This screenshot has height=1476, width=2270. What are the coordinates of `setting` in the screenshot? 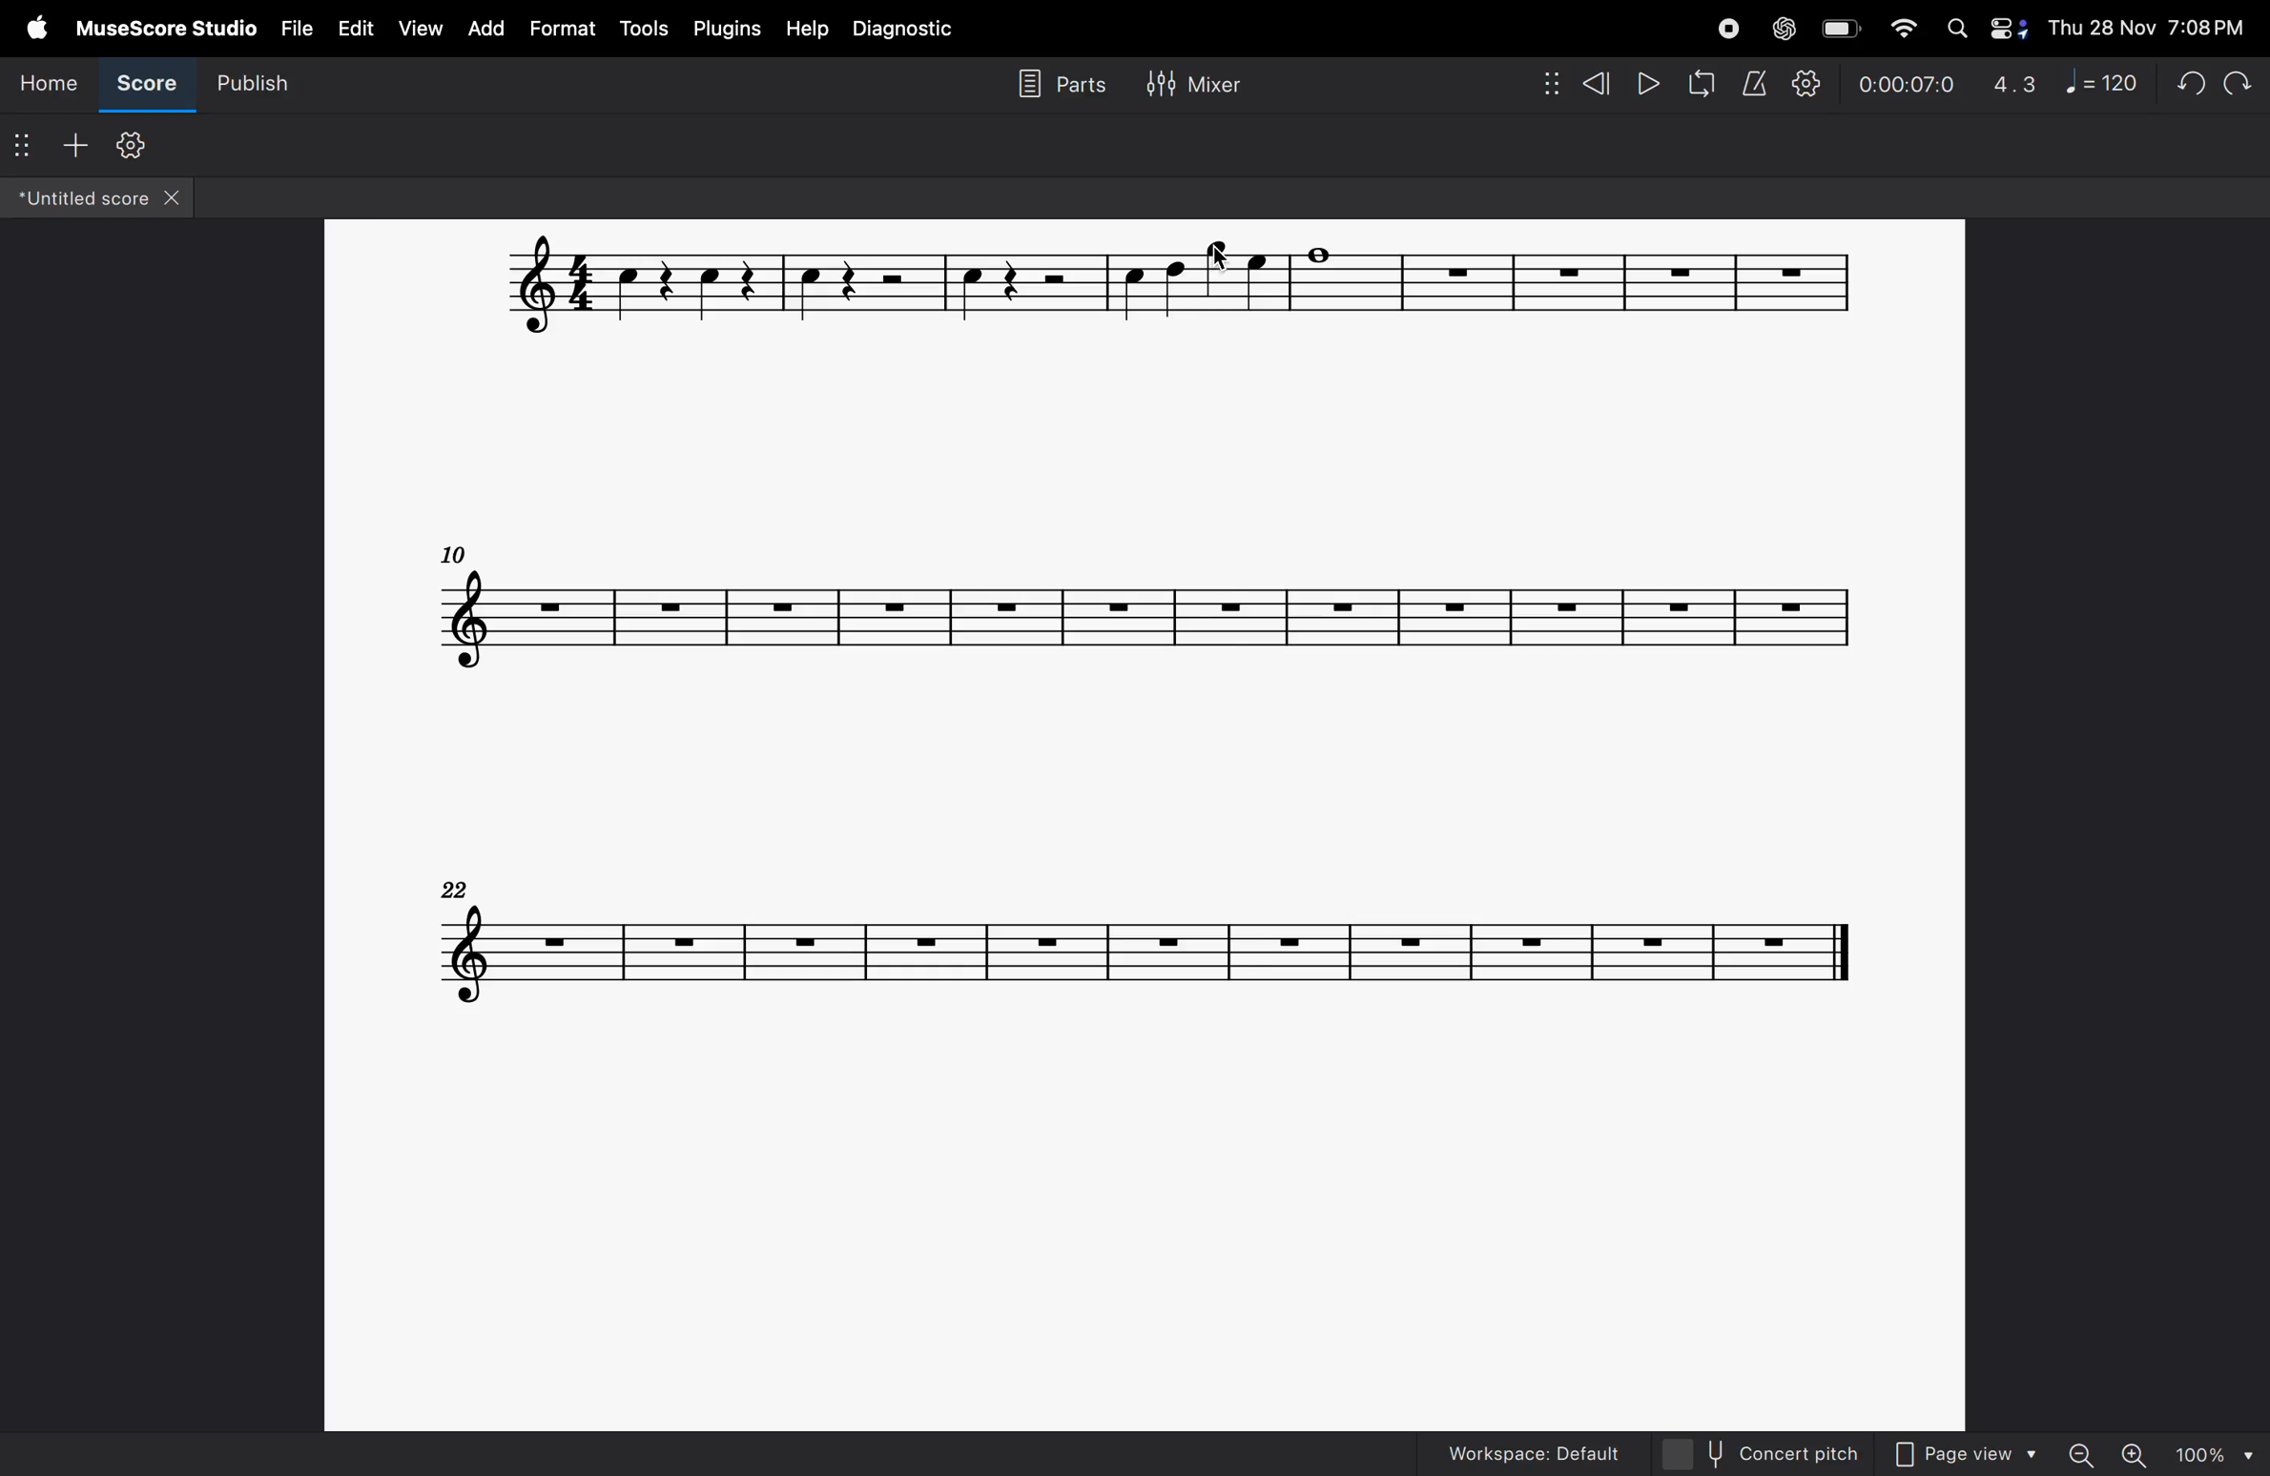 It's located at (1806, 81).